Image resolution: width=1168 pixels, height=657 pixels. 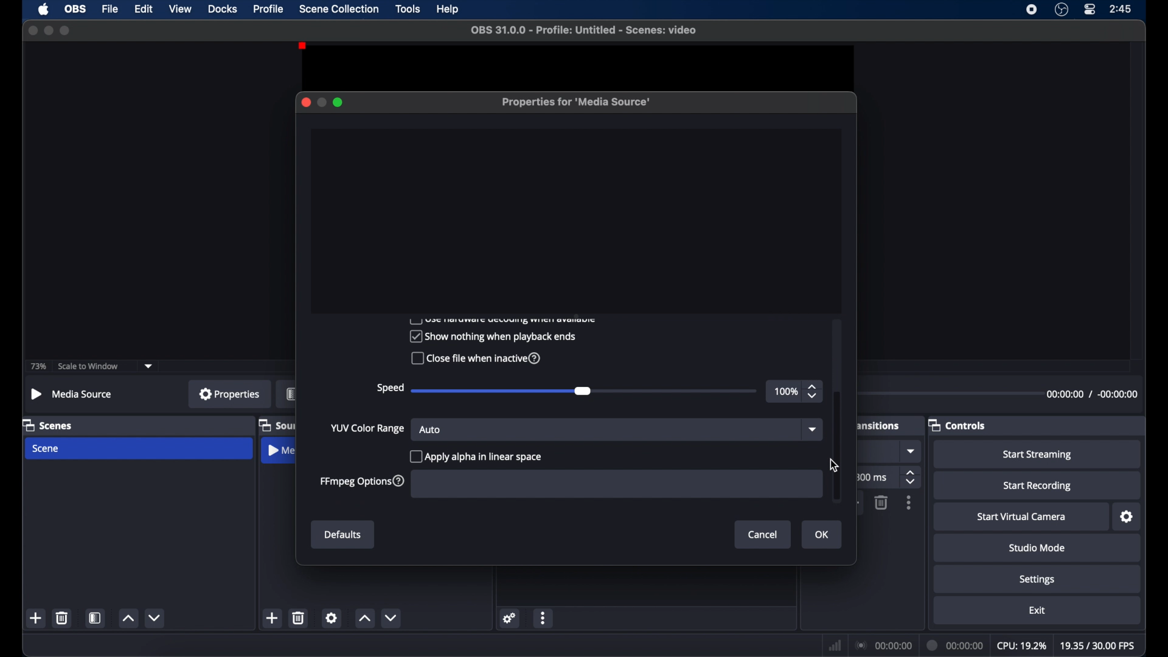 I want to click on scroll box, so click(x=837, y=446).